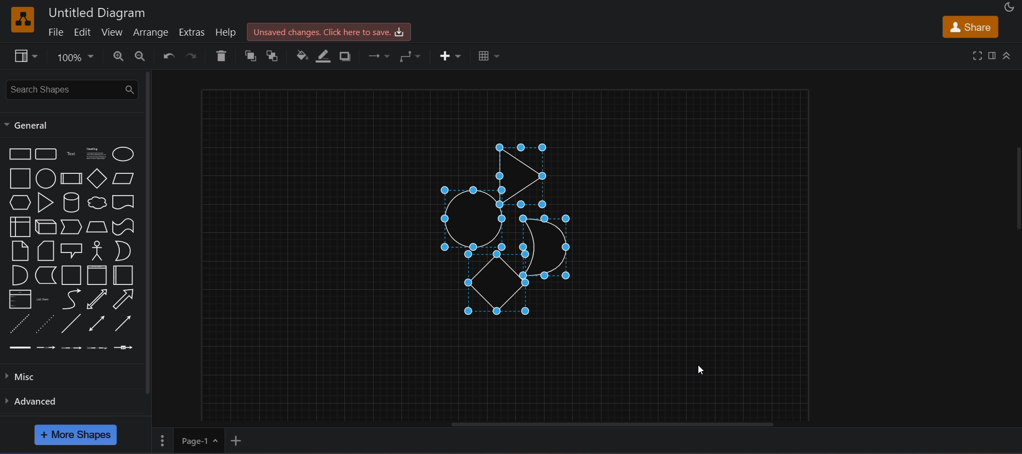  I want to click on unsaved changes. click here to save, so click(327, 31).